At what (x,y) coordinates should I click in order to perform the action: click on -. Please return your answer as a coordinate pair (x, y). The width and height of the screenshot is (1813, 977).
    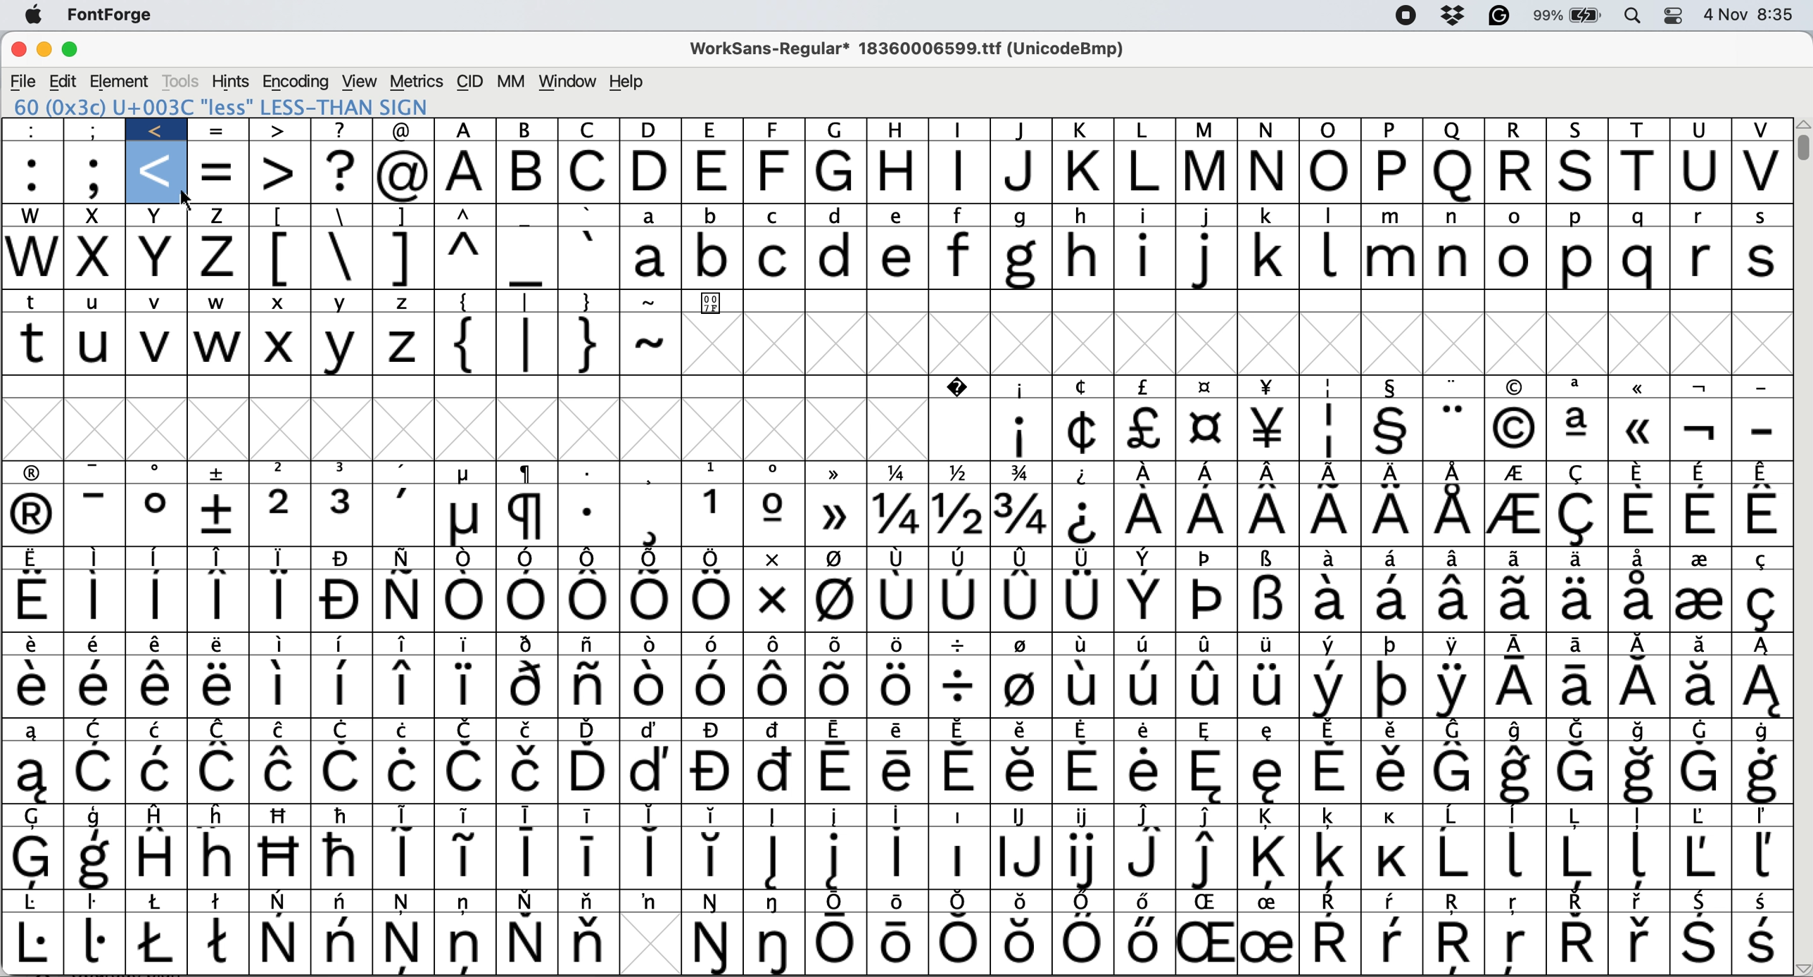
    Looking at the image, I should click on (99, 472).